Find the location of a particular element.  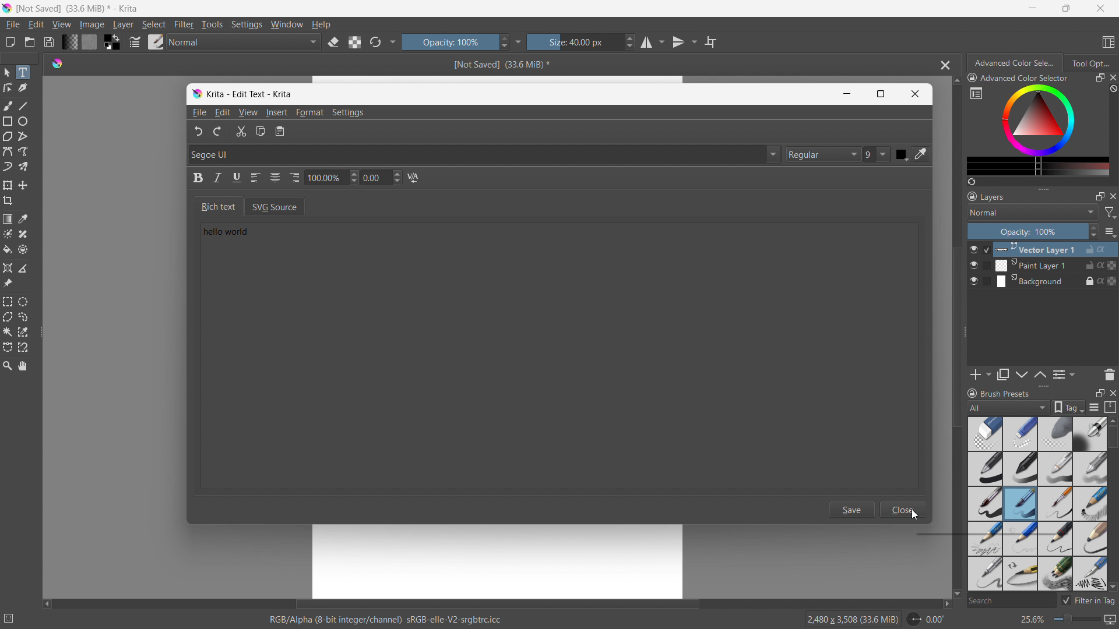

edit brush settings is located at coordinates (135, 42).